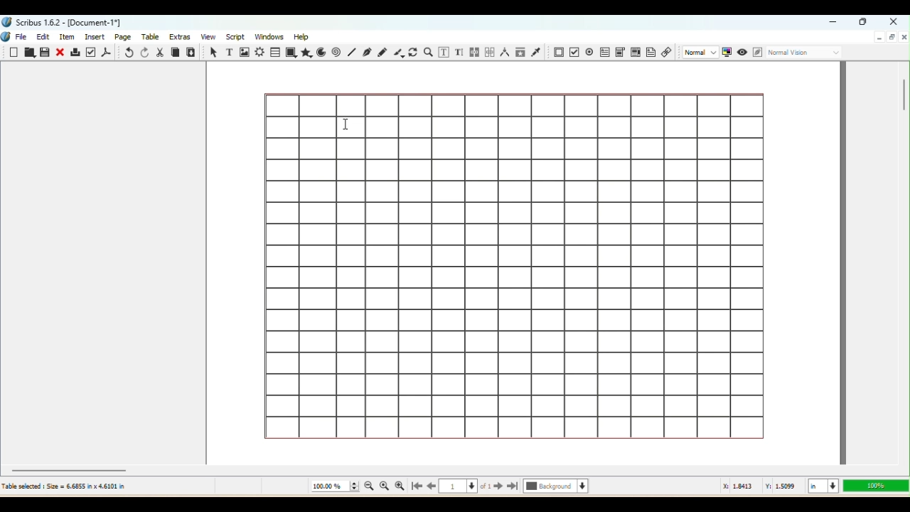 The width and height of the screenshot is (910, 512). I want to click on Select the visual appearance of the display, so click(805, 53).